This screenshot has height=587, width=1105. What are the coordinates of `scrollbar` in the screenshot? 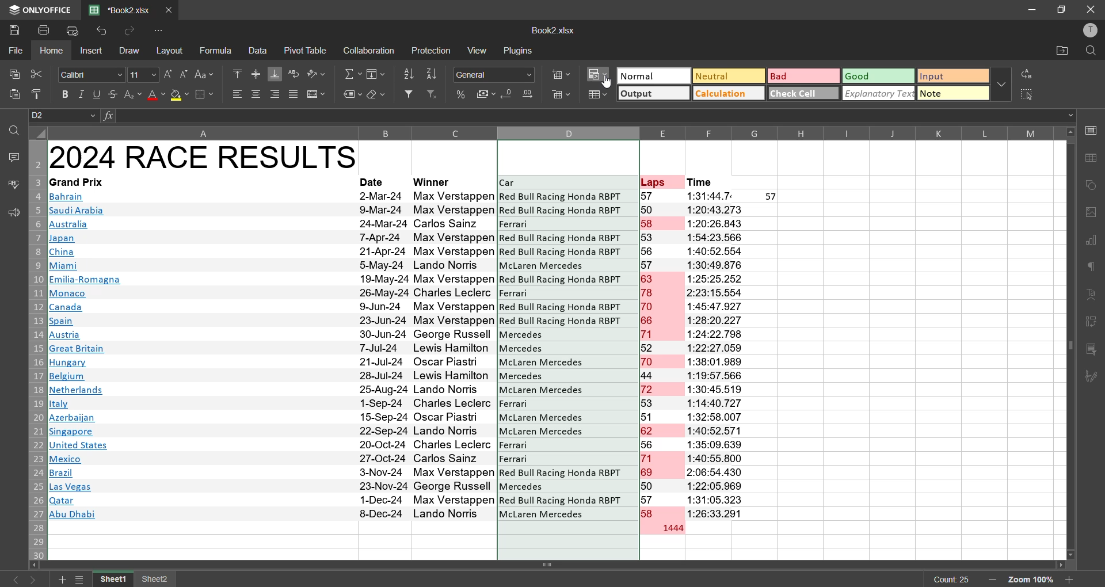 It's located at (551, 565).